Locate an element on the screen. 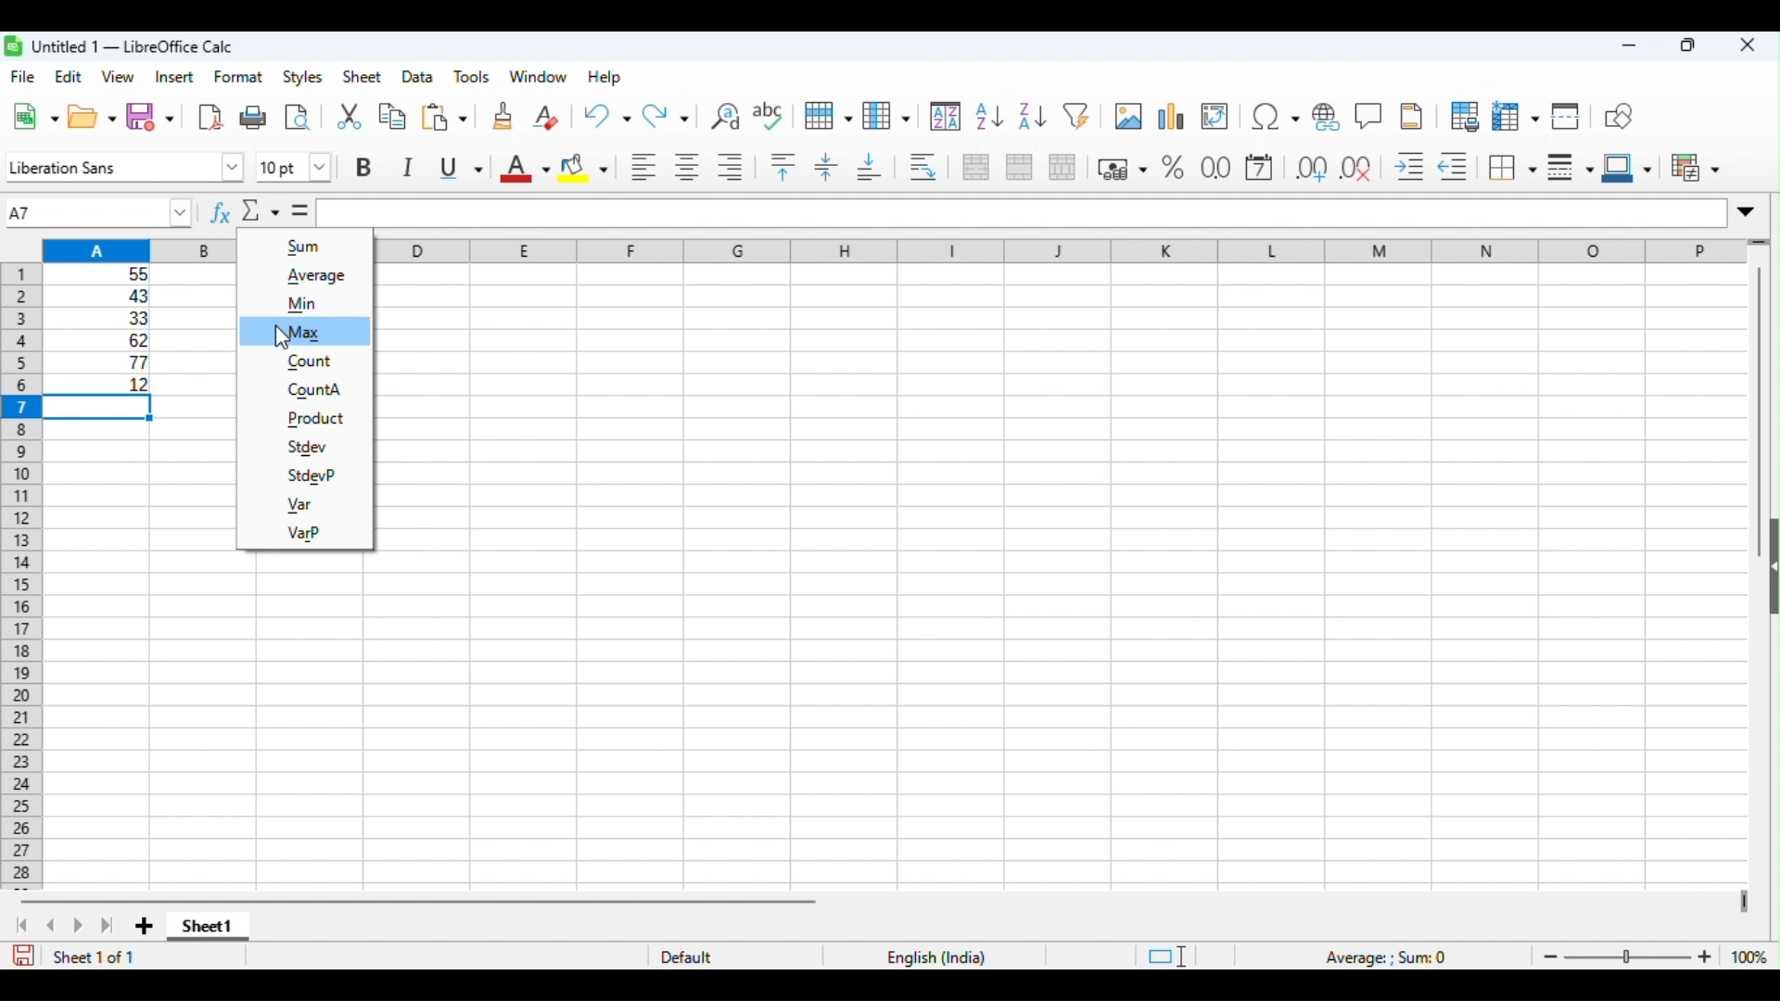 Image resolution: width=1780 pixels, height=1001 pixels. style is located at coordinates (304, 77).